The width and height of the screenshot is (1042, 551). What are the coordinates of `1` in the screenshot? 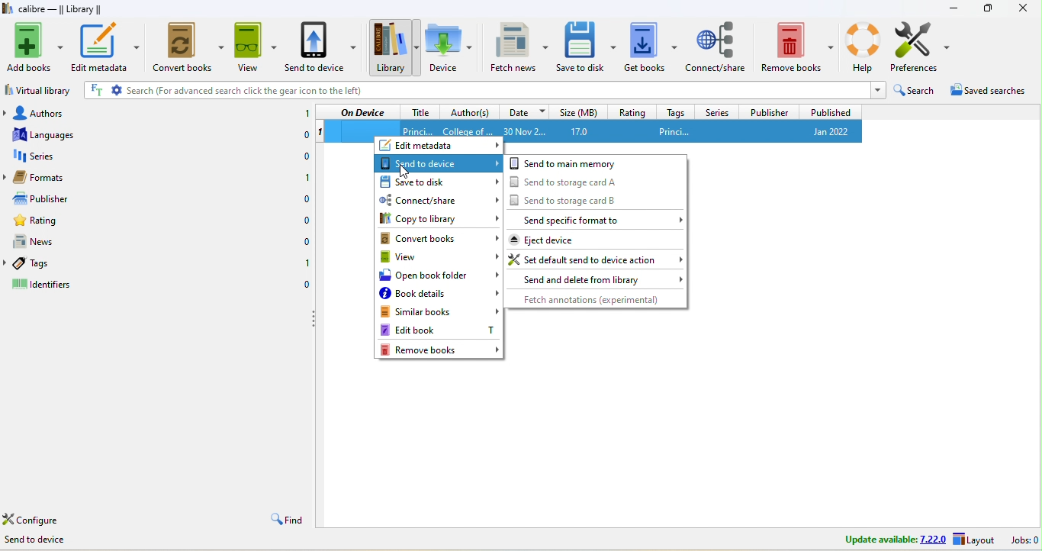 It's located at (304, 177).